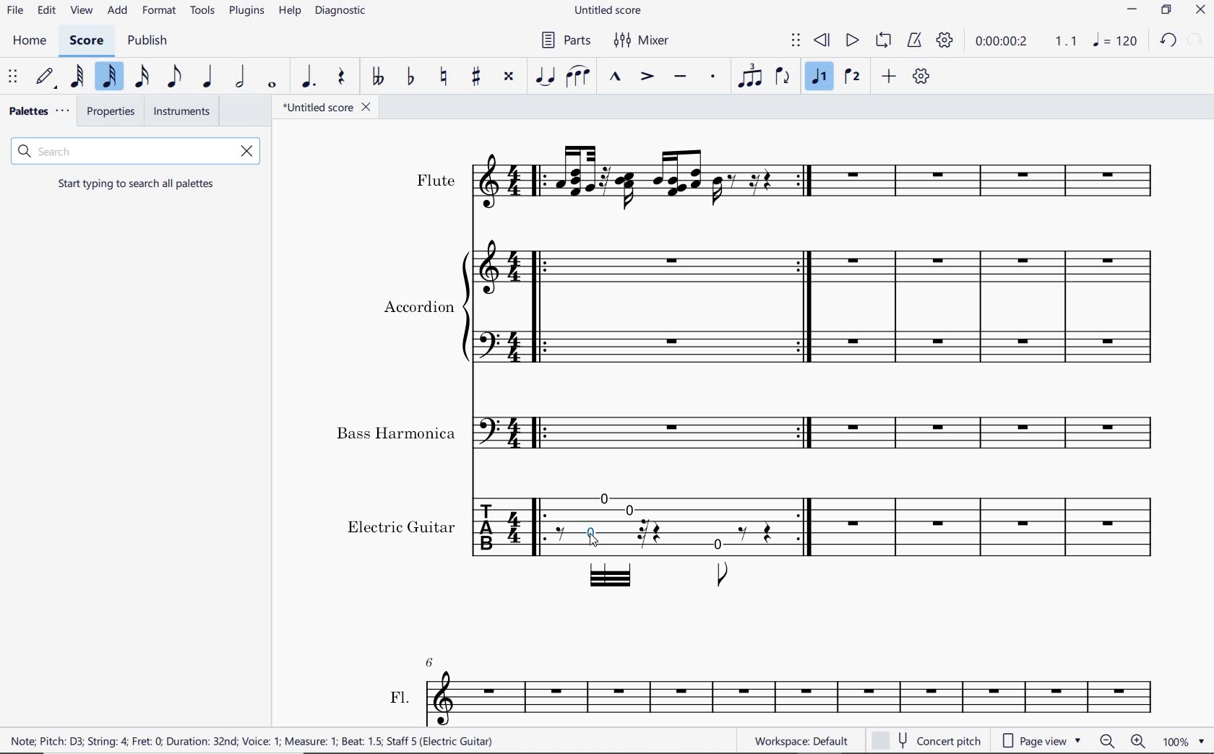 The image size is (1214, 754). What do you see at coordinates (109, 113) in the screenshot?
I see `properties` at bounding box center [109, 113].